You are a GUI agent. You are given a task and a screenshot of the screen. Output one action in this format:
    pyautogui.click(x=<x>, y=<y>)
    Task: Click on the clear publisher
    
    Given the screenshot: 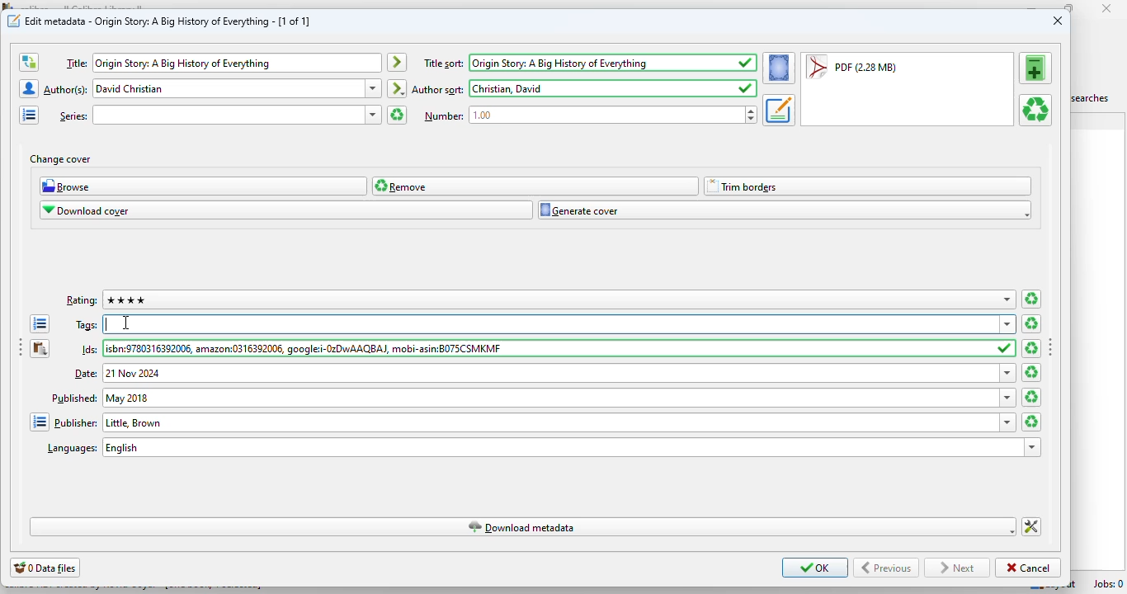 What is the action you would take?
    pyautogui.click(x=1031, y=422)
    